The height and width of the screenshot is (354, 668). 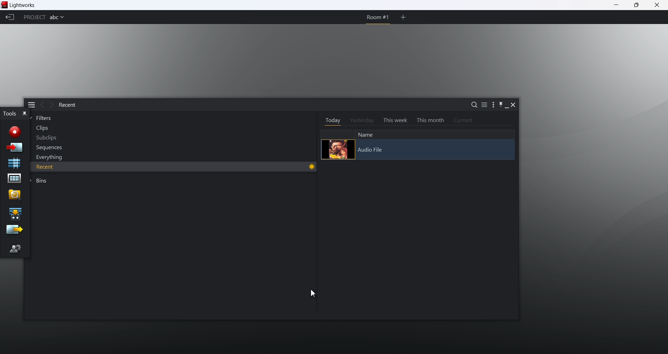 What do you see at coordinates (403, 17) in the screenshot?
I see `add room` at bounding box center [403, 17].